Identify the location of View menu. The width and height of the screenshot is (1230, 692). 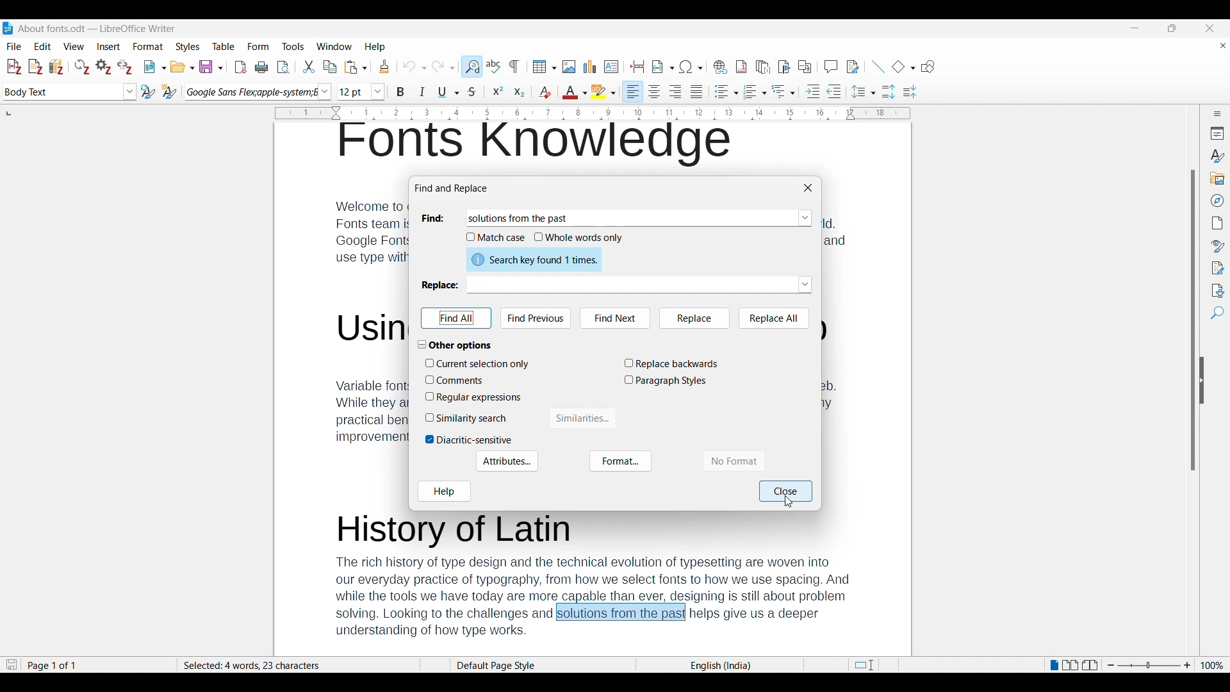
(74, 46).